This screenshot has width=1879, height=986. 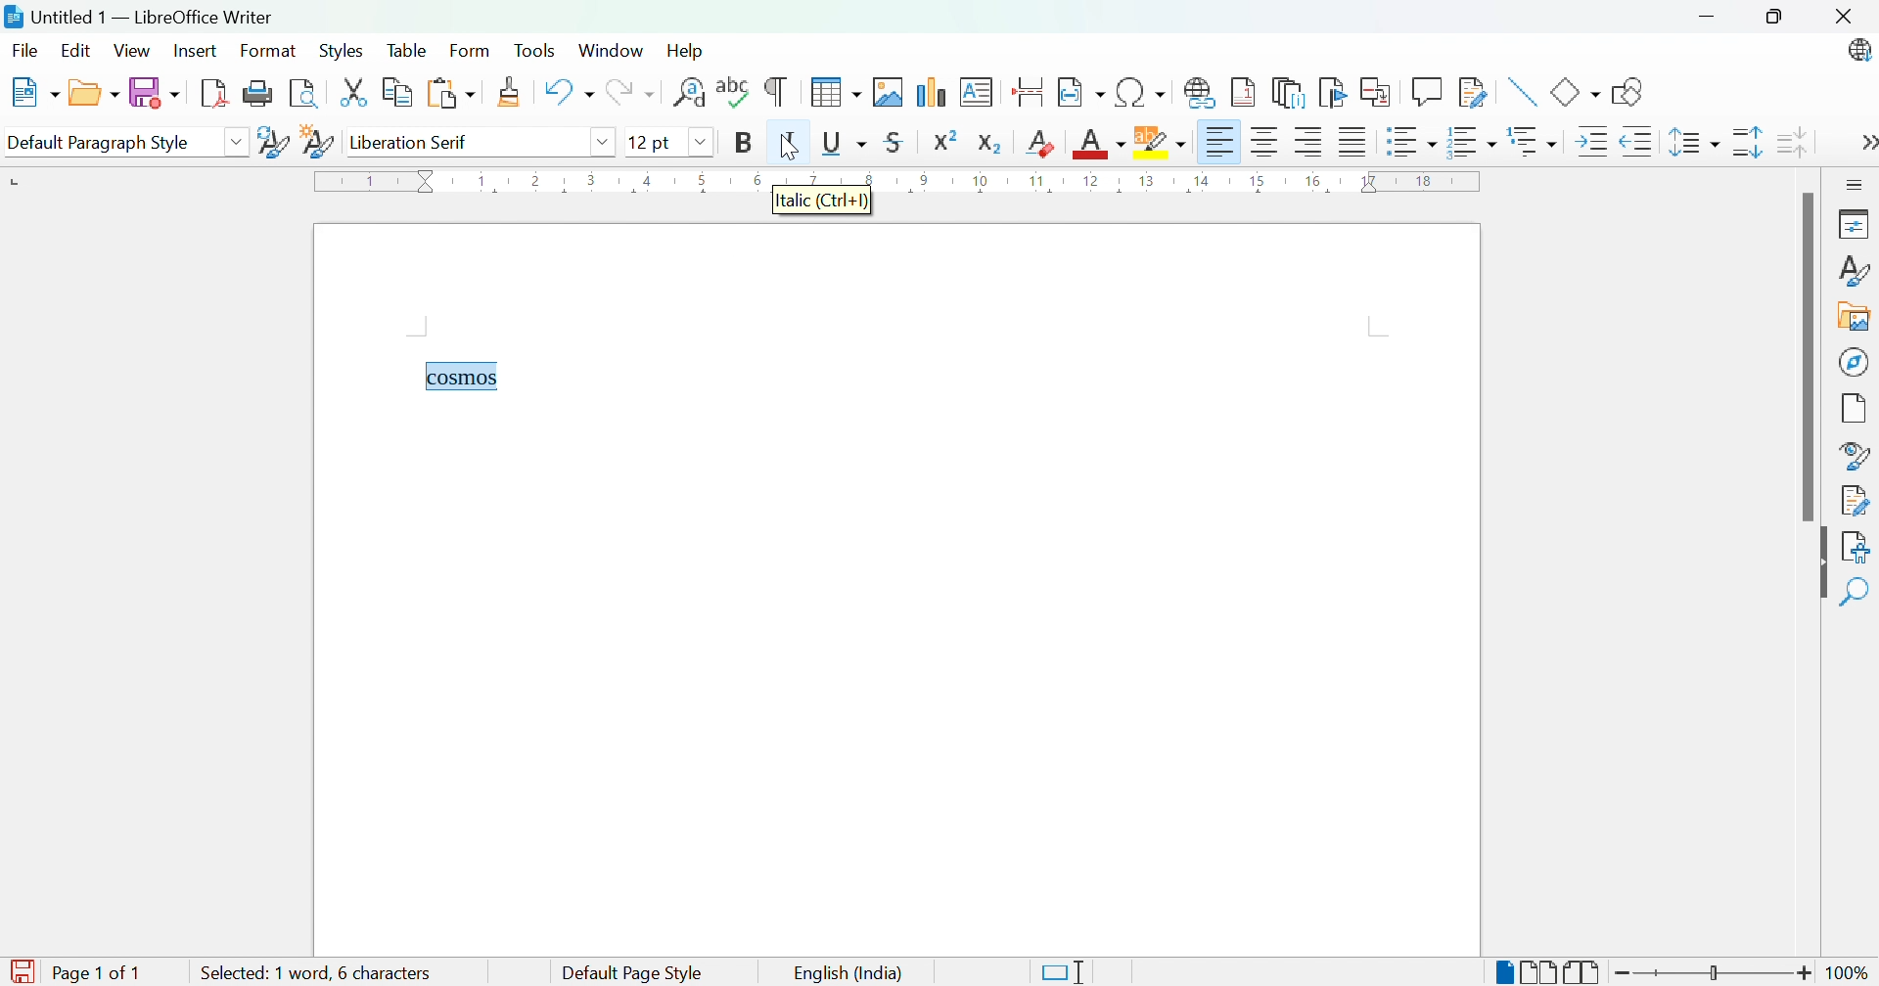 I want to click on Redo, so click(x=632, y=94).